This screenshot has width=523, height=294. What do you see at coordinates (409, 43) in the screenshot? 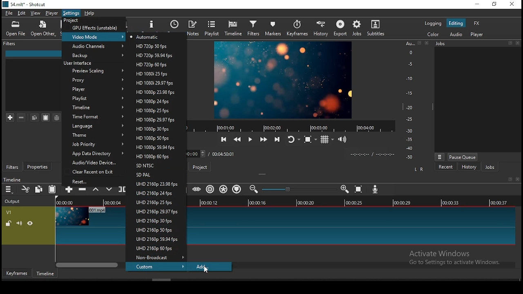
I see `Au...` at bounding box center [409, 43].